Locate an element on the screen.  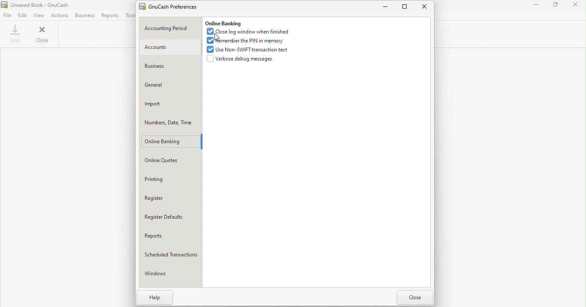
Close is located at coordinates (43, 35).